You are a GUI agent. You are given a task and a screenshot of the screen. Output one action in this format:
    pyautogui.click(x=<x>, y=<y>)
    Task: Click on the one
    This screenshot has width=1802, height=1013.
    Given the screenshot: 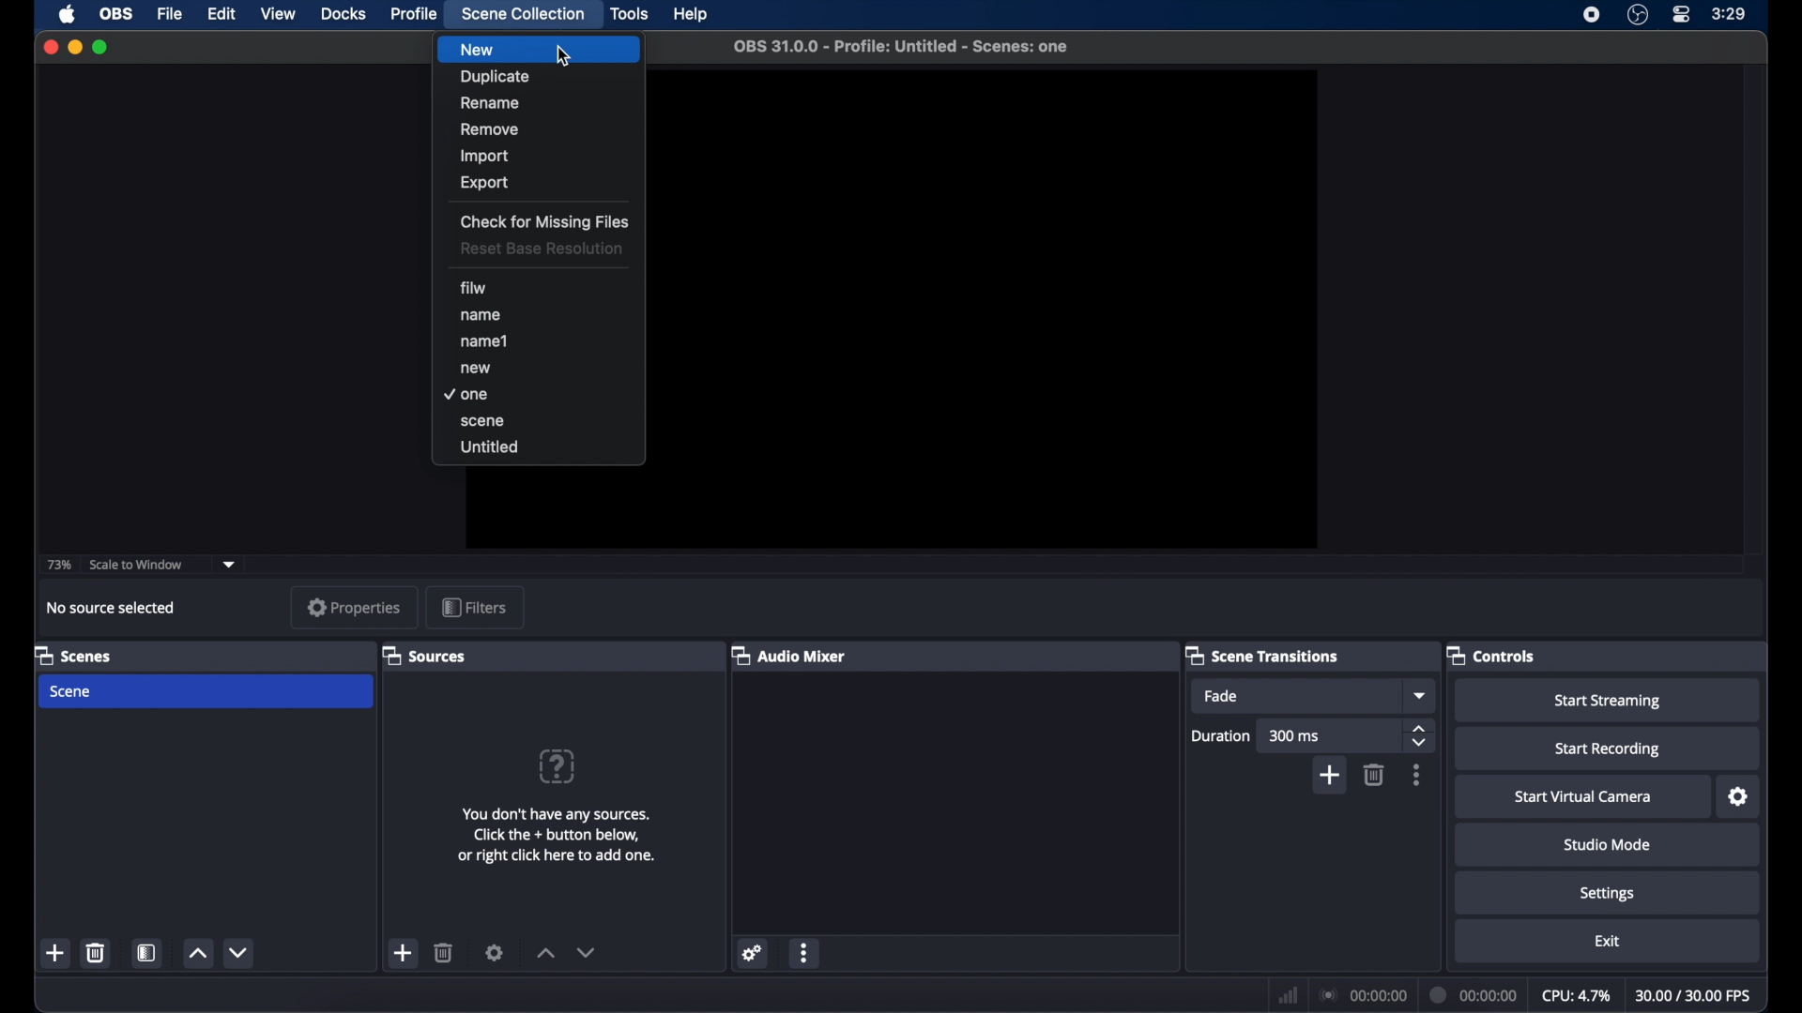 What is the action you would take?
    pyautogui.click(x=534, y=396)
    